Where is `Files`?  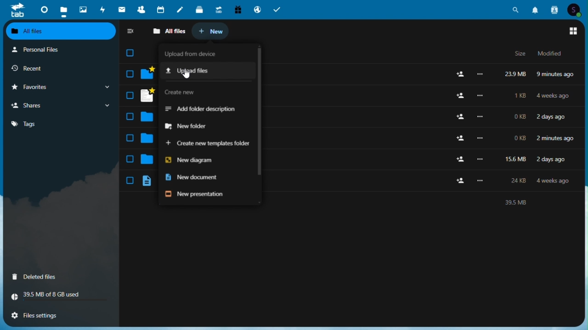 Files is located at coordinates (509, 118).